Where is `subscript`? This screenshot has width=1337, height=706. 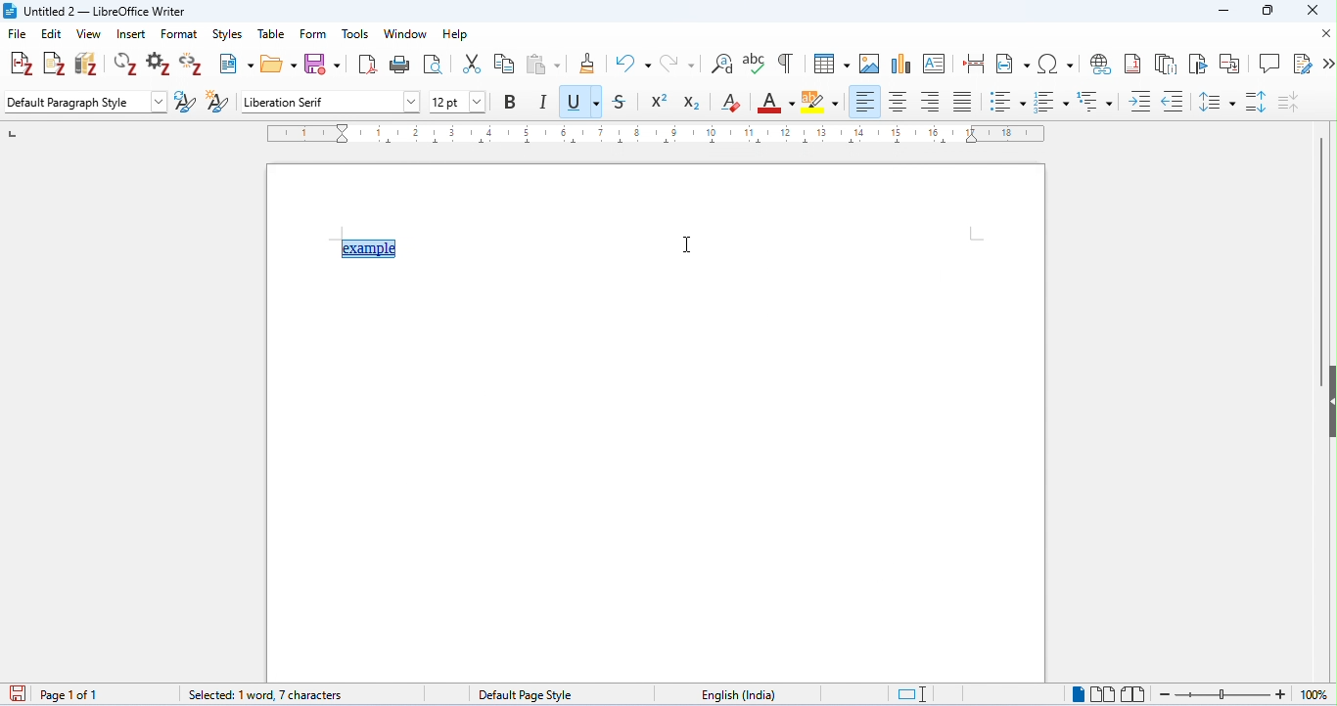 subscript is located at coordinates (694, 102).